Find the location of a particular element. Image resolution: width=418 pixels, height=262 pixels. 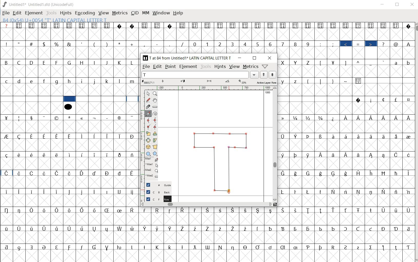

empty spaces is located at coordinates (316, 99).